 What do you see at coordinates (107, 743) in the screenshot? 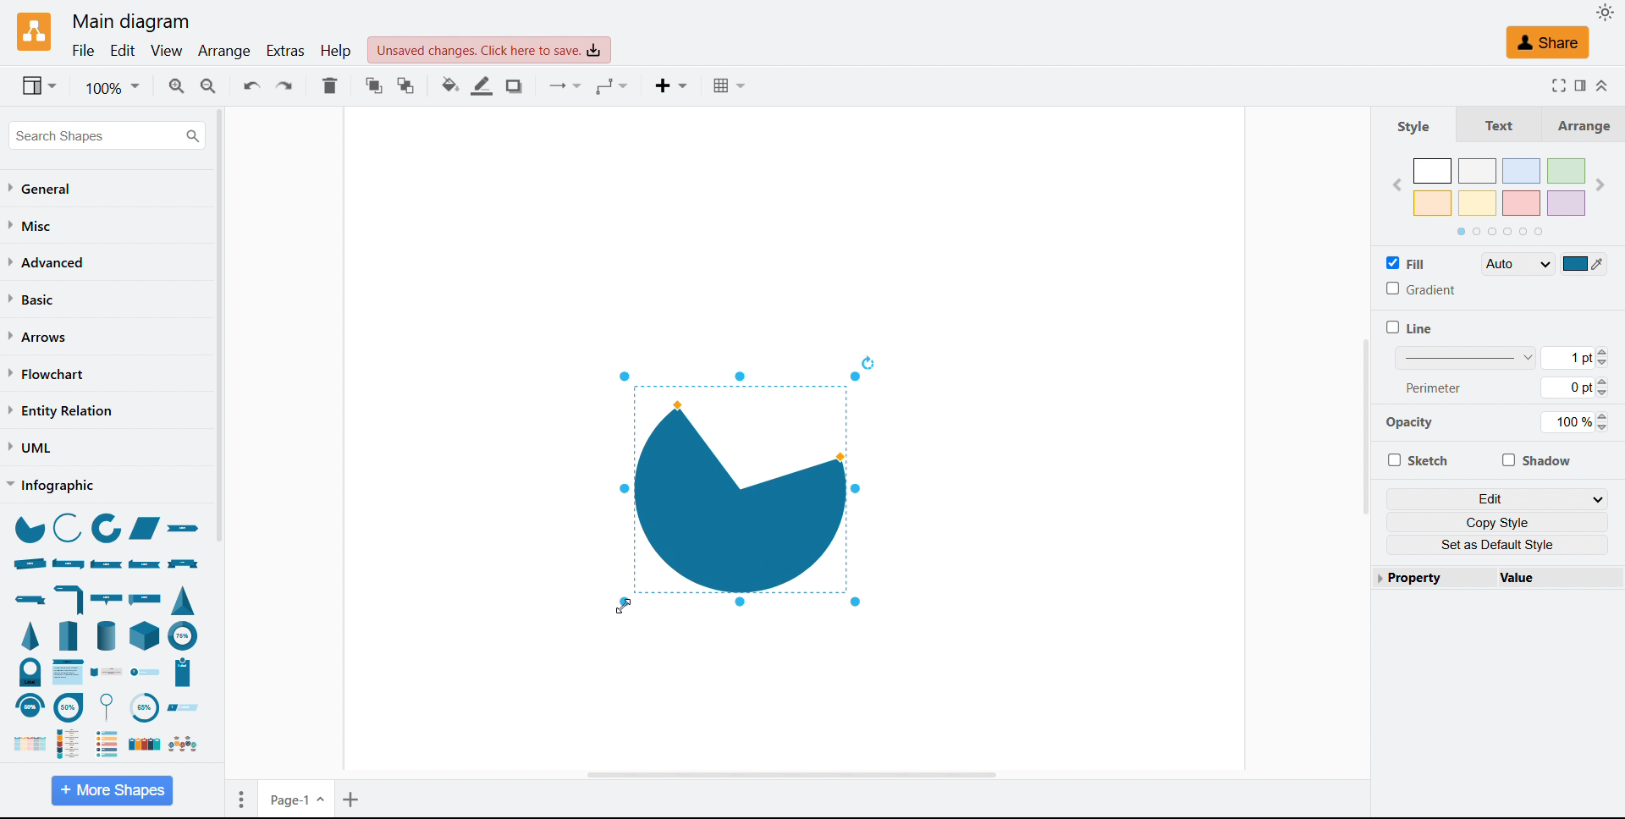
I see `numbered list` at bounding box center [107, 743].